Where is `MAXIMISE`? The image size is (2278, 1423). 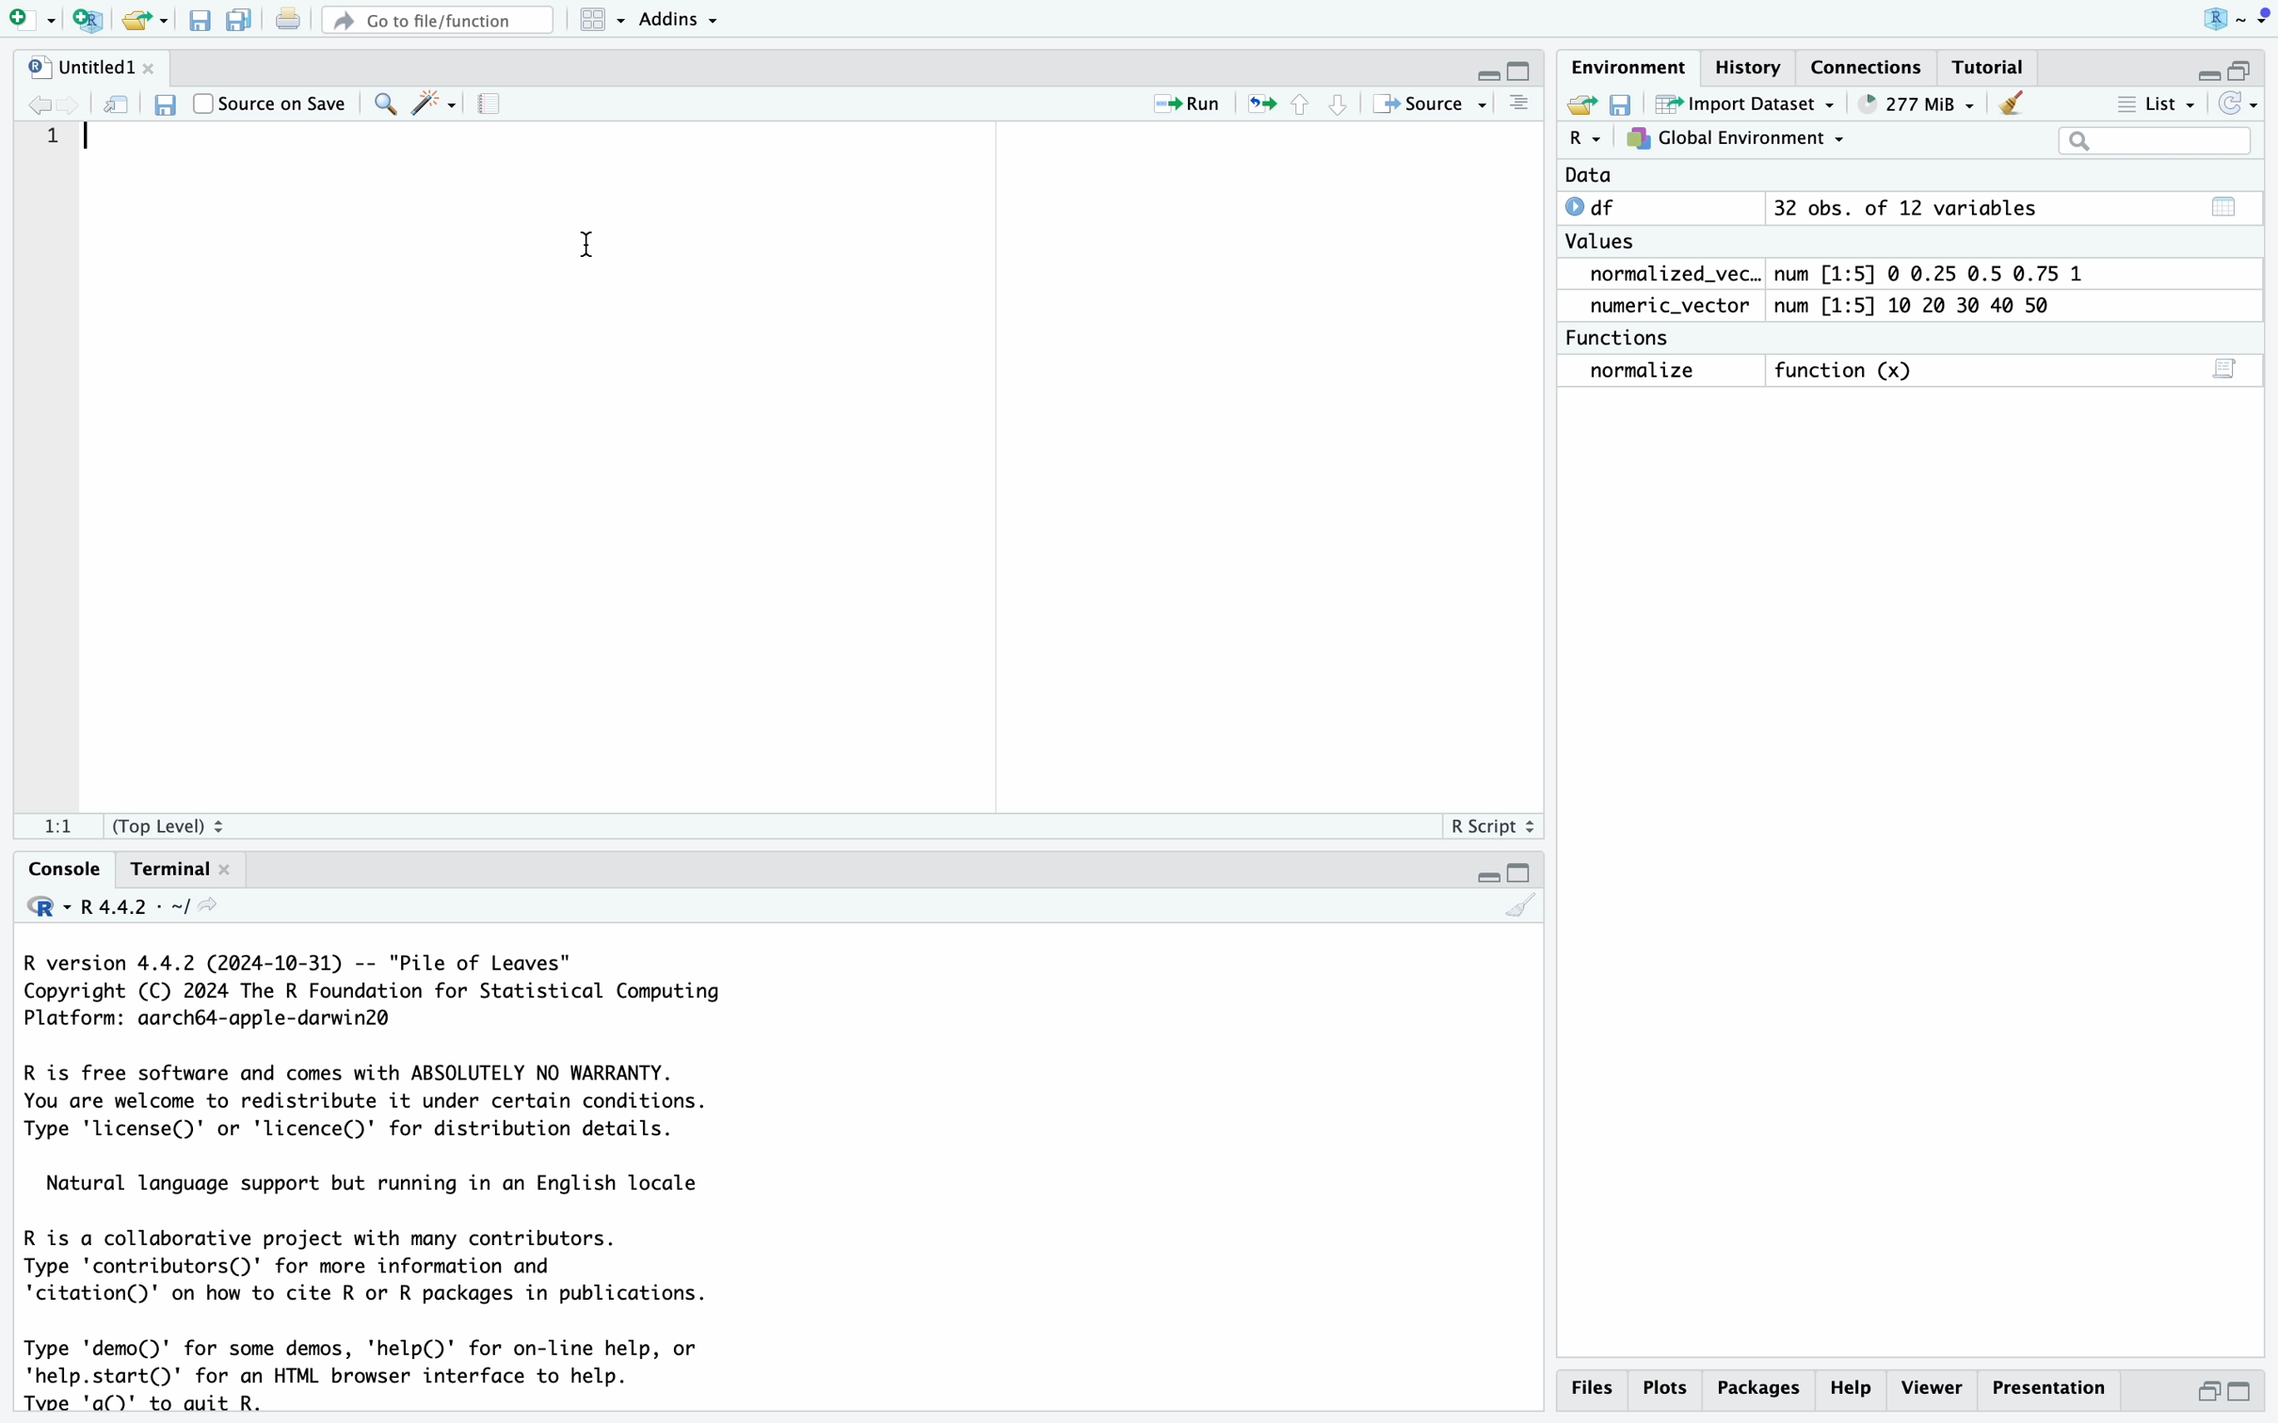 MAXIMISE is located at coordinates (1521, 72).